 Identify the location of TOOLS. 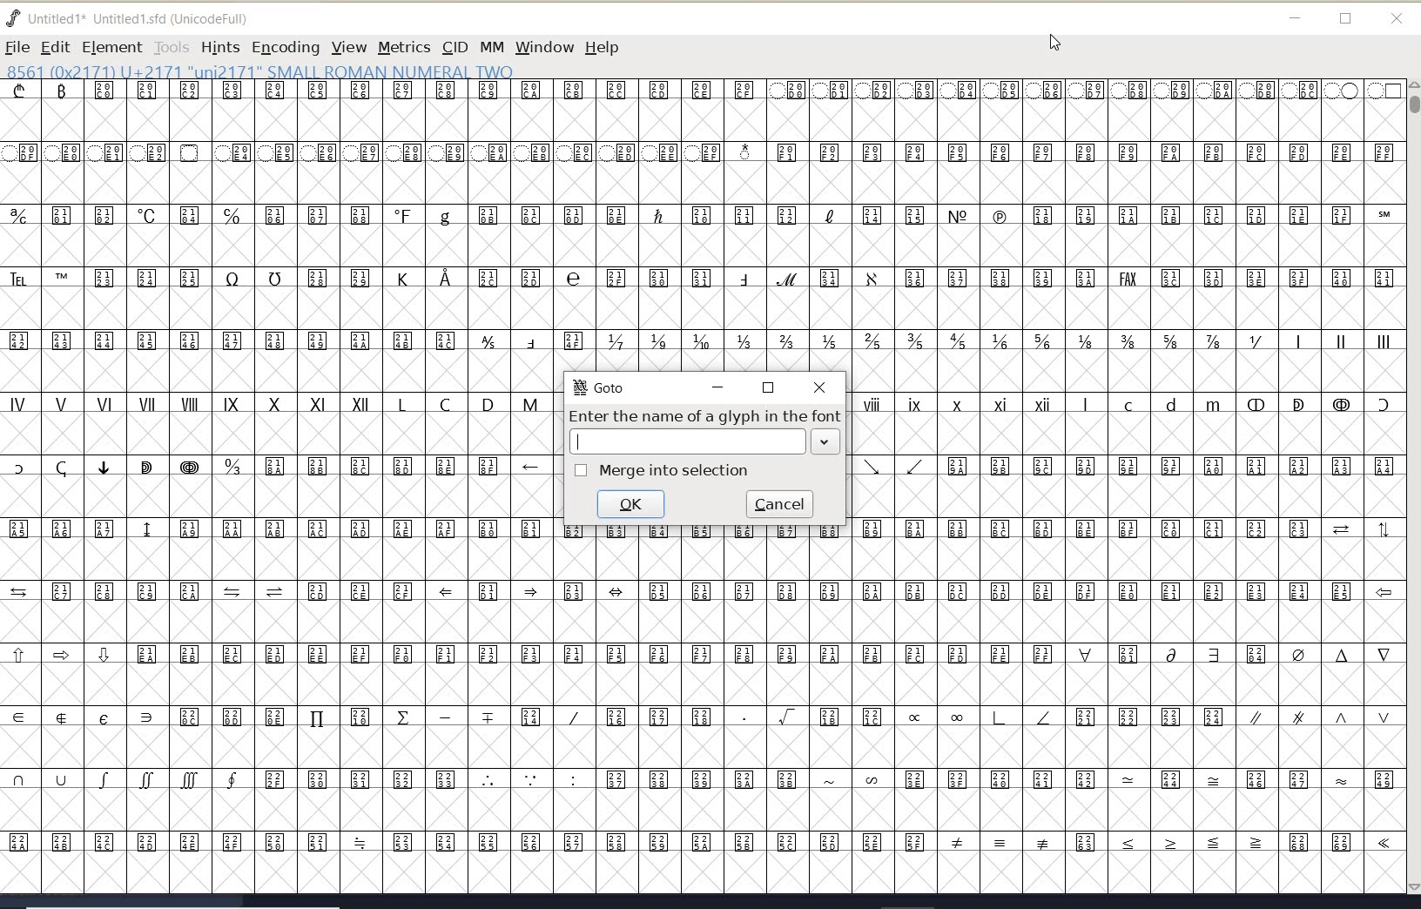
(171, 47).